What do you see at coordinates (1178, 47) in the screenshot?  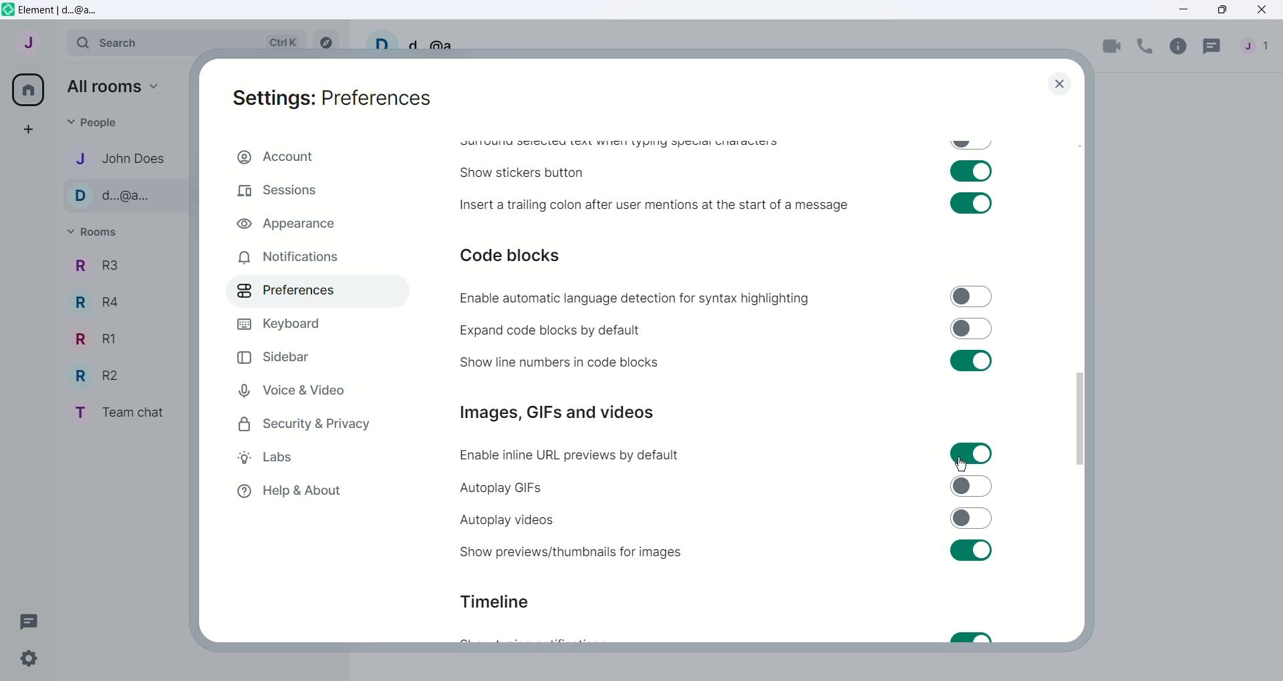 I see `Room info` at bounding box center [1178, 47].